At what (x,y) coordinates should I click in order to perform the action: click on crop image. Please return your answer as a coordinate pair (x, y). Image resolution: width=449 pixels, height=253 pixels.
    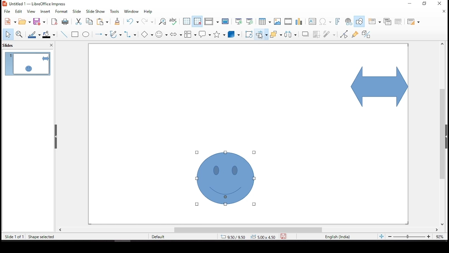
    Looking at the image, I should click on (315, 34).